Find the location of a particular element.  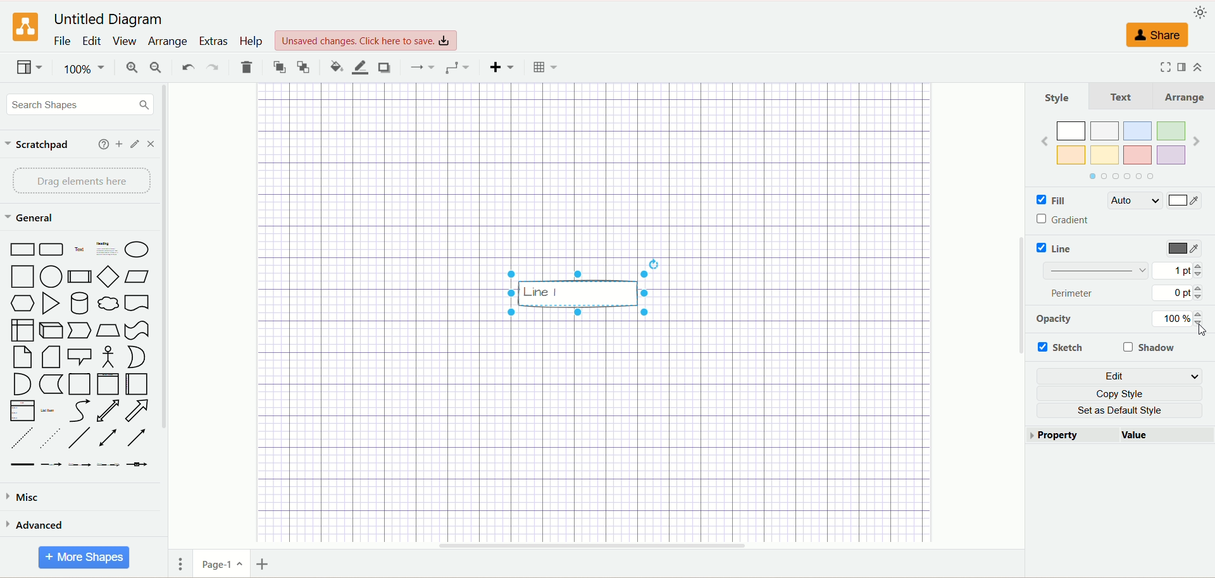

more shapes is located at coordinates (86, 556).